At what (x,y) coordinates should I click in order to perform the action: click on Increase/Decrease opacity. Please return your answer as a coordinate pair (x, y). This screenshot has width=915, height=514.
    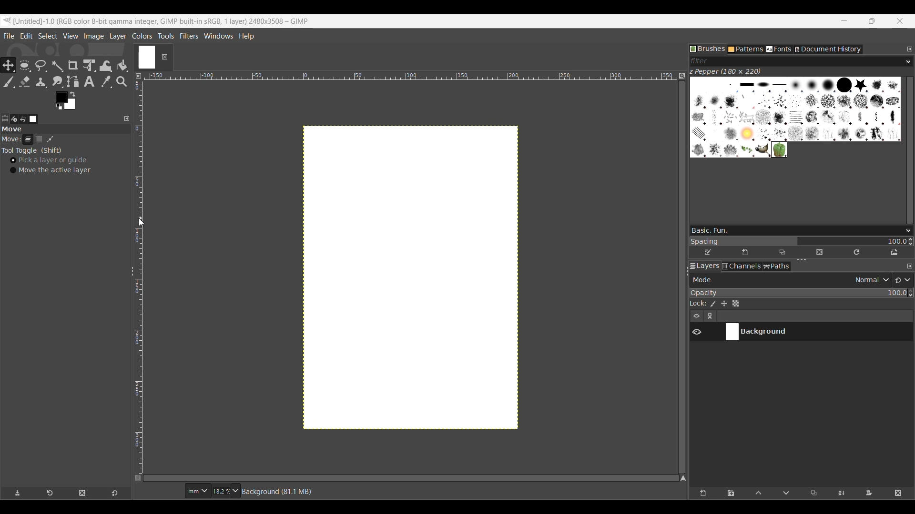
    Looking at the image, I should click on (910, 293).